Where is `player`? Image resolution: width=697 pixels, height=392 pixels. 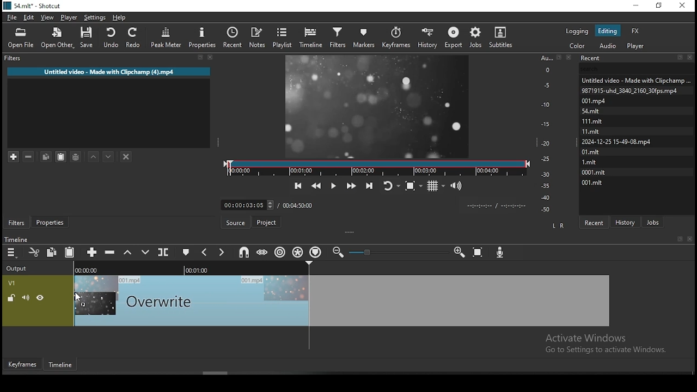 player is located at coordinates (69, 17).